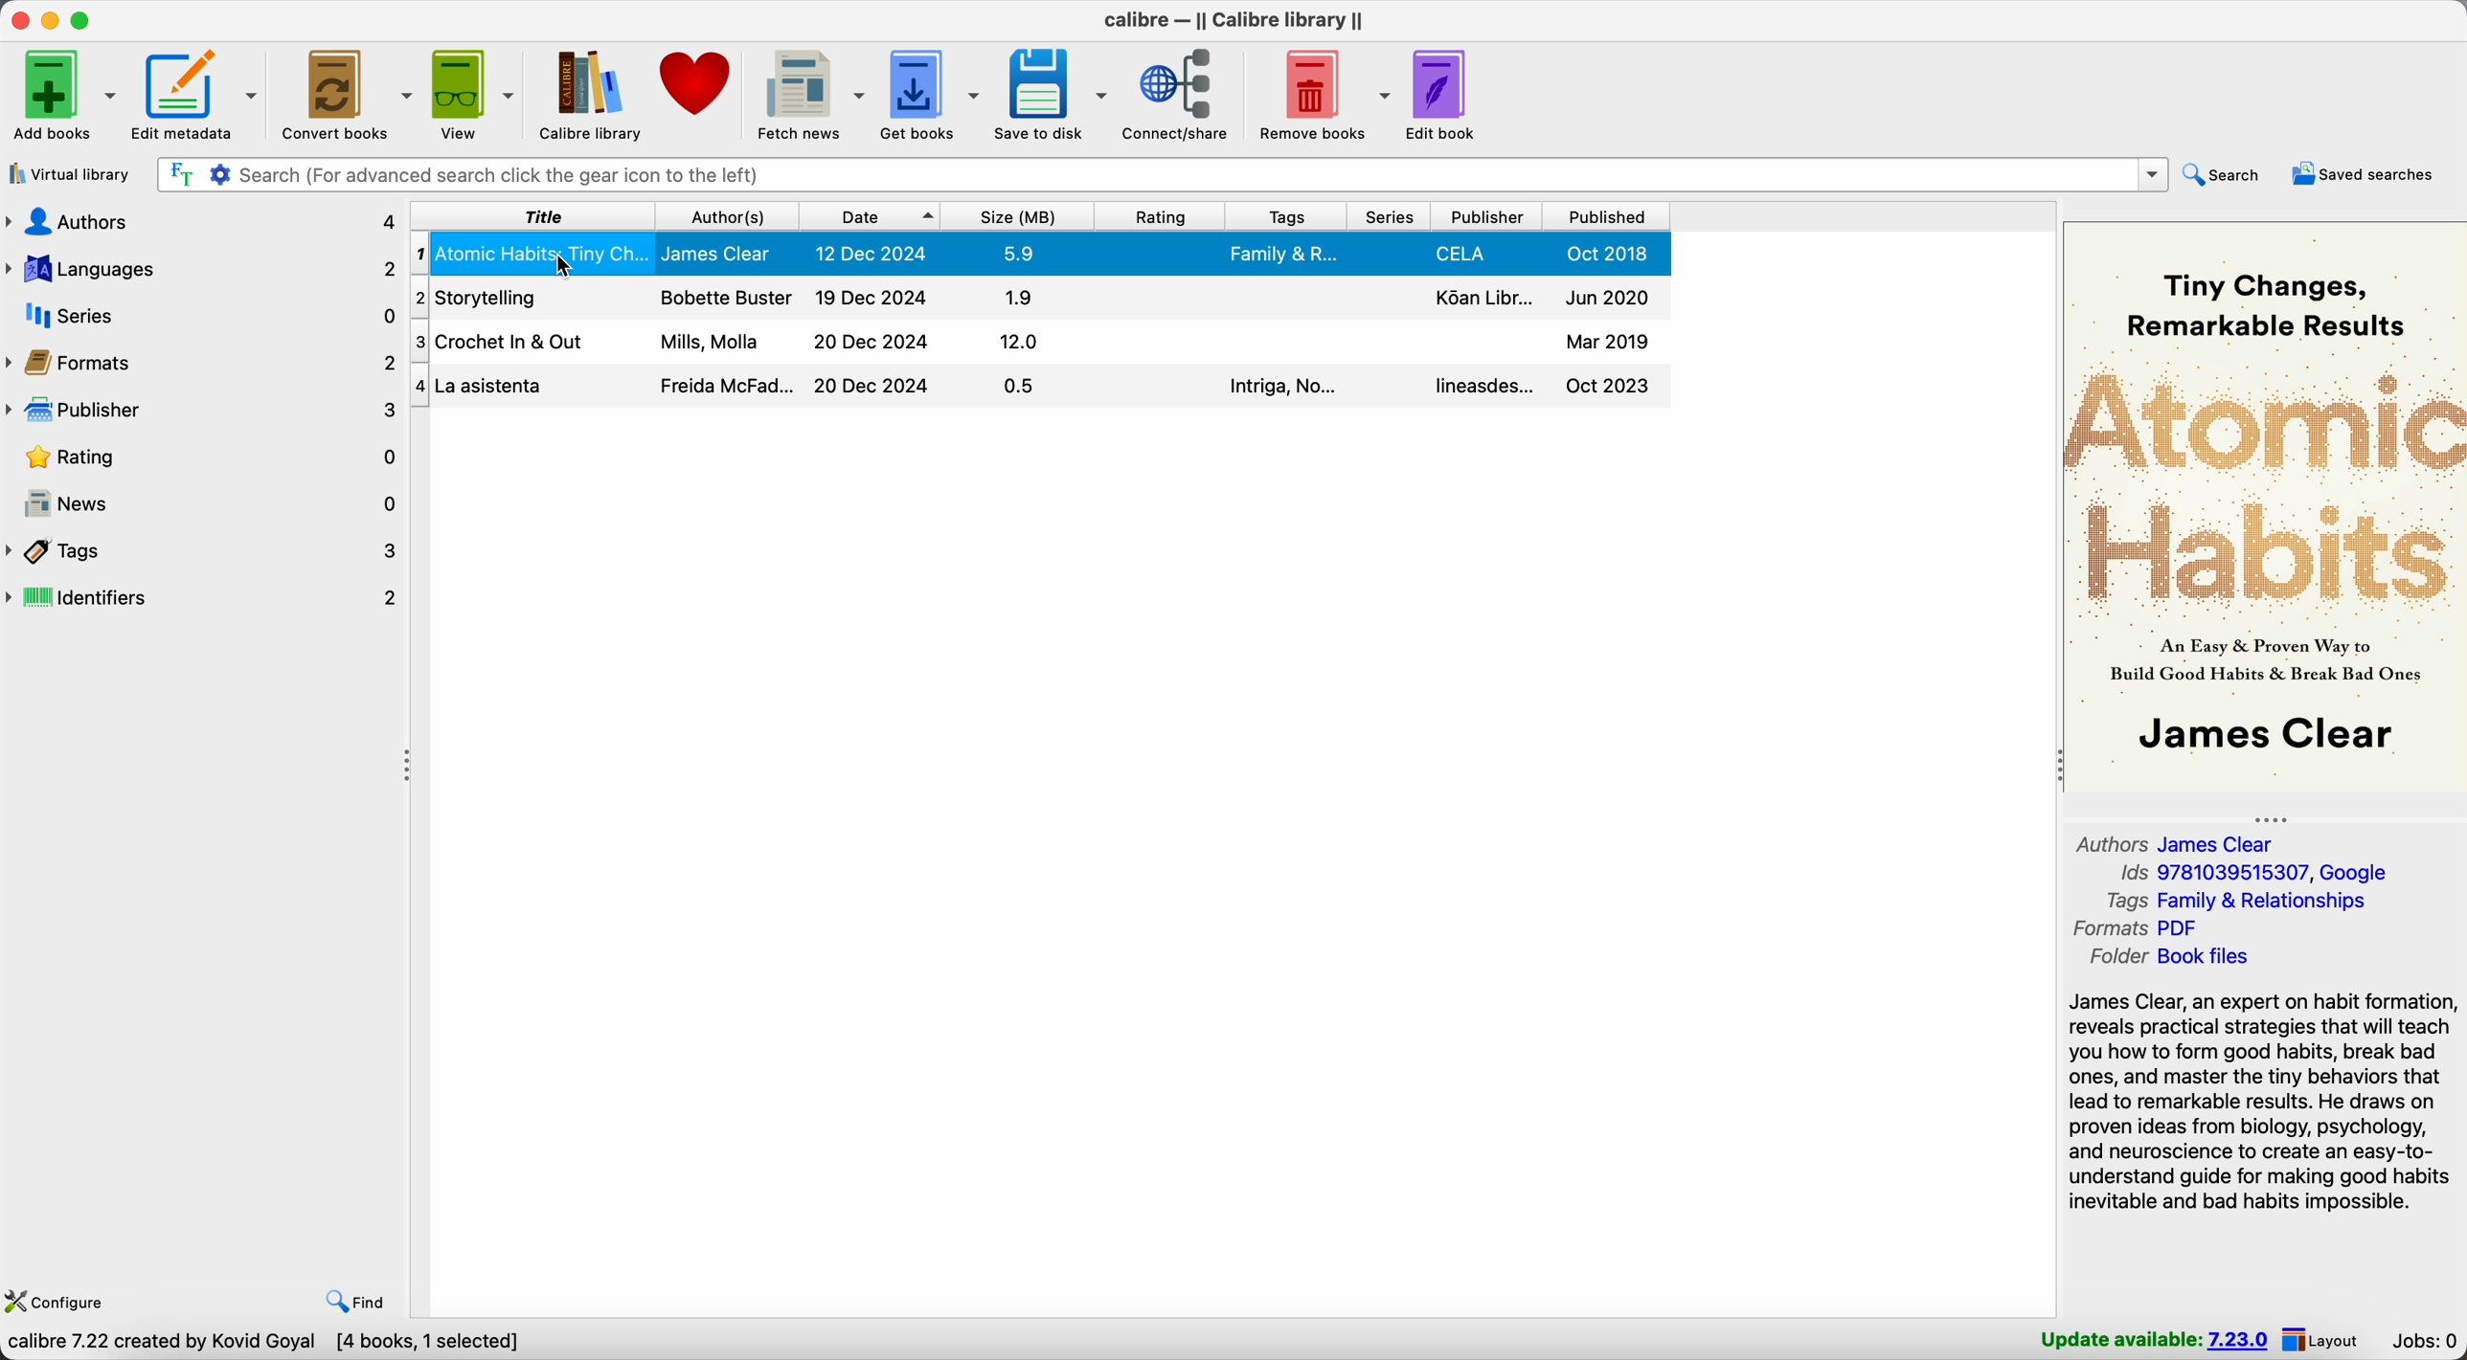  I want to click on tags, so click(1289, 214).